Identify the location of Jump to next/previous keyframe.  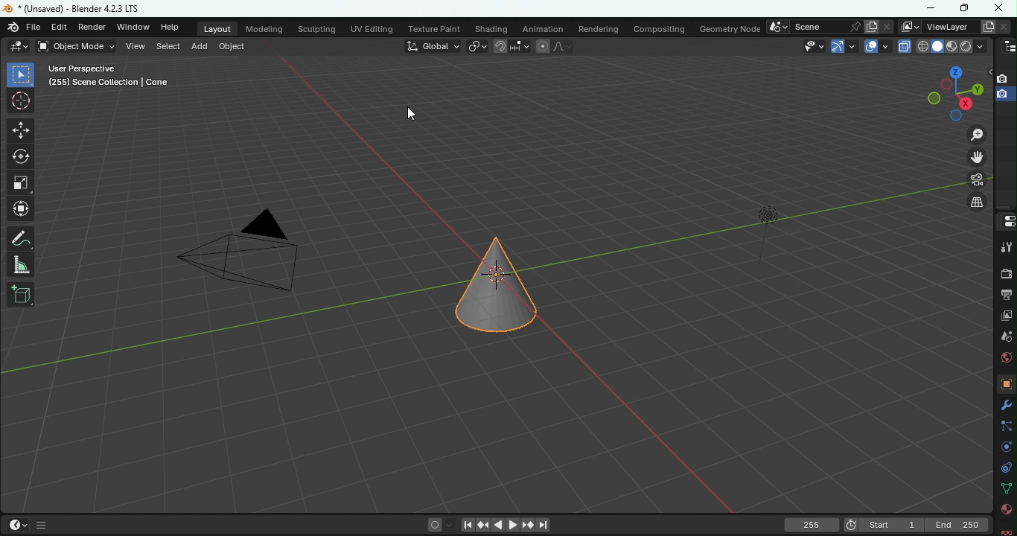
(483, 525).